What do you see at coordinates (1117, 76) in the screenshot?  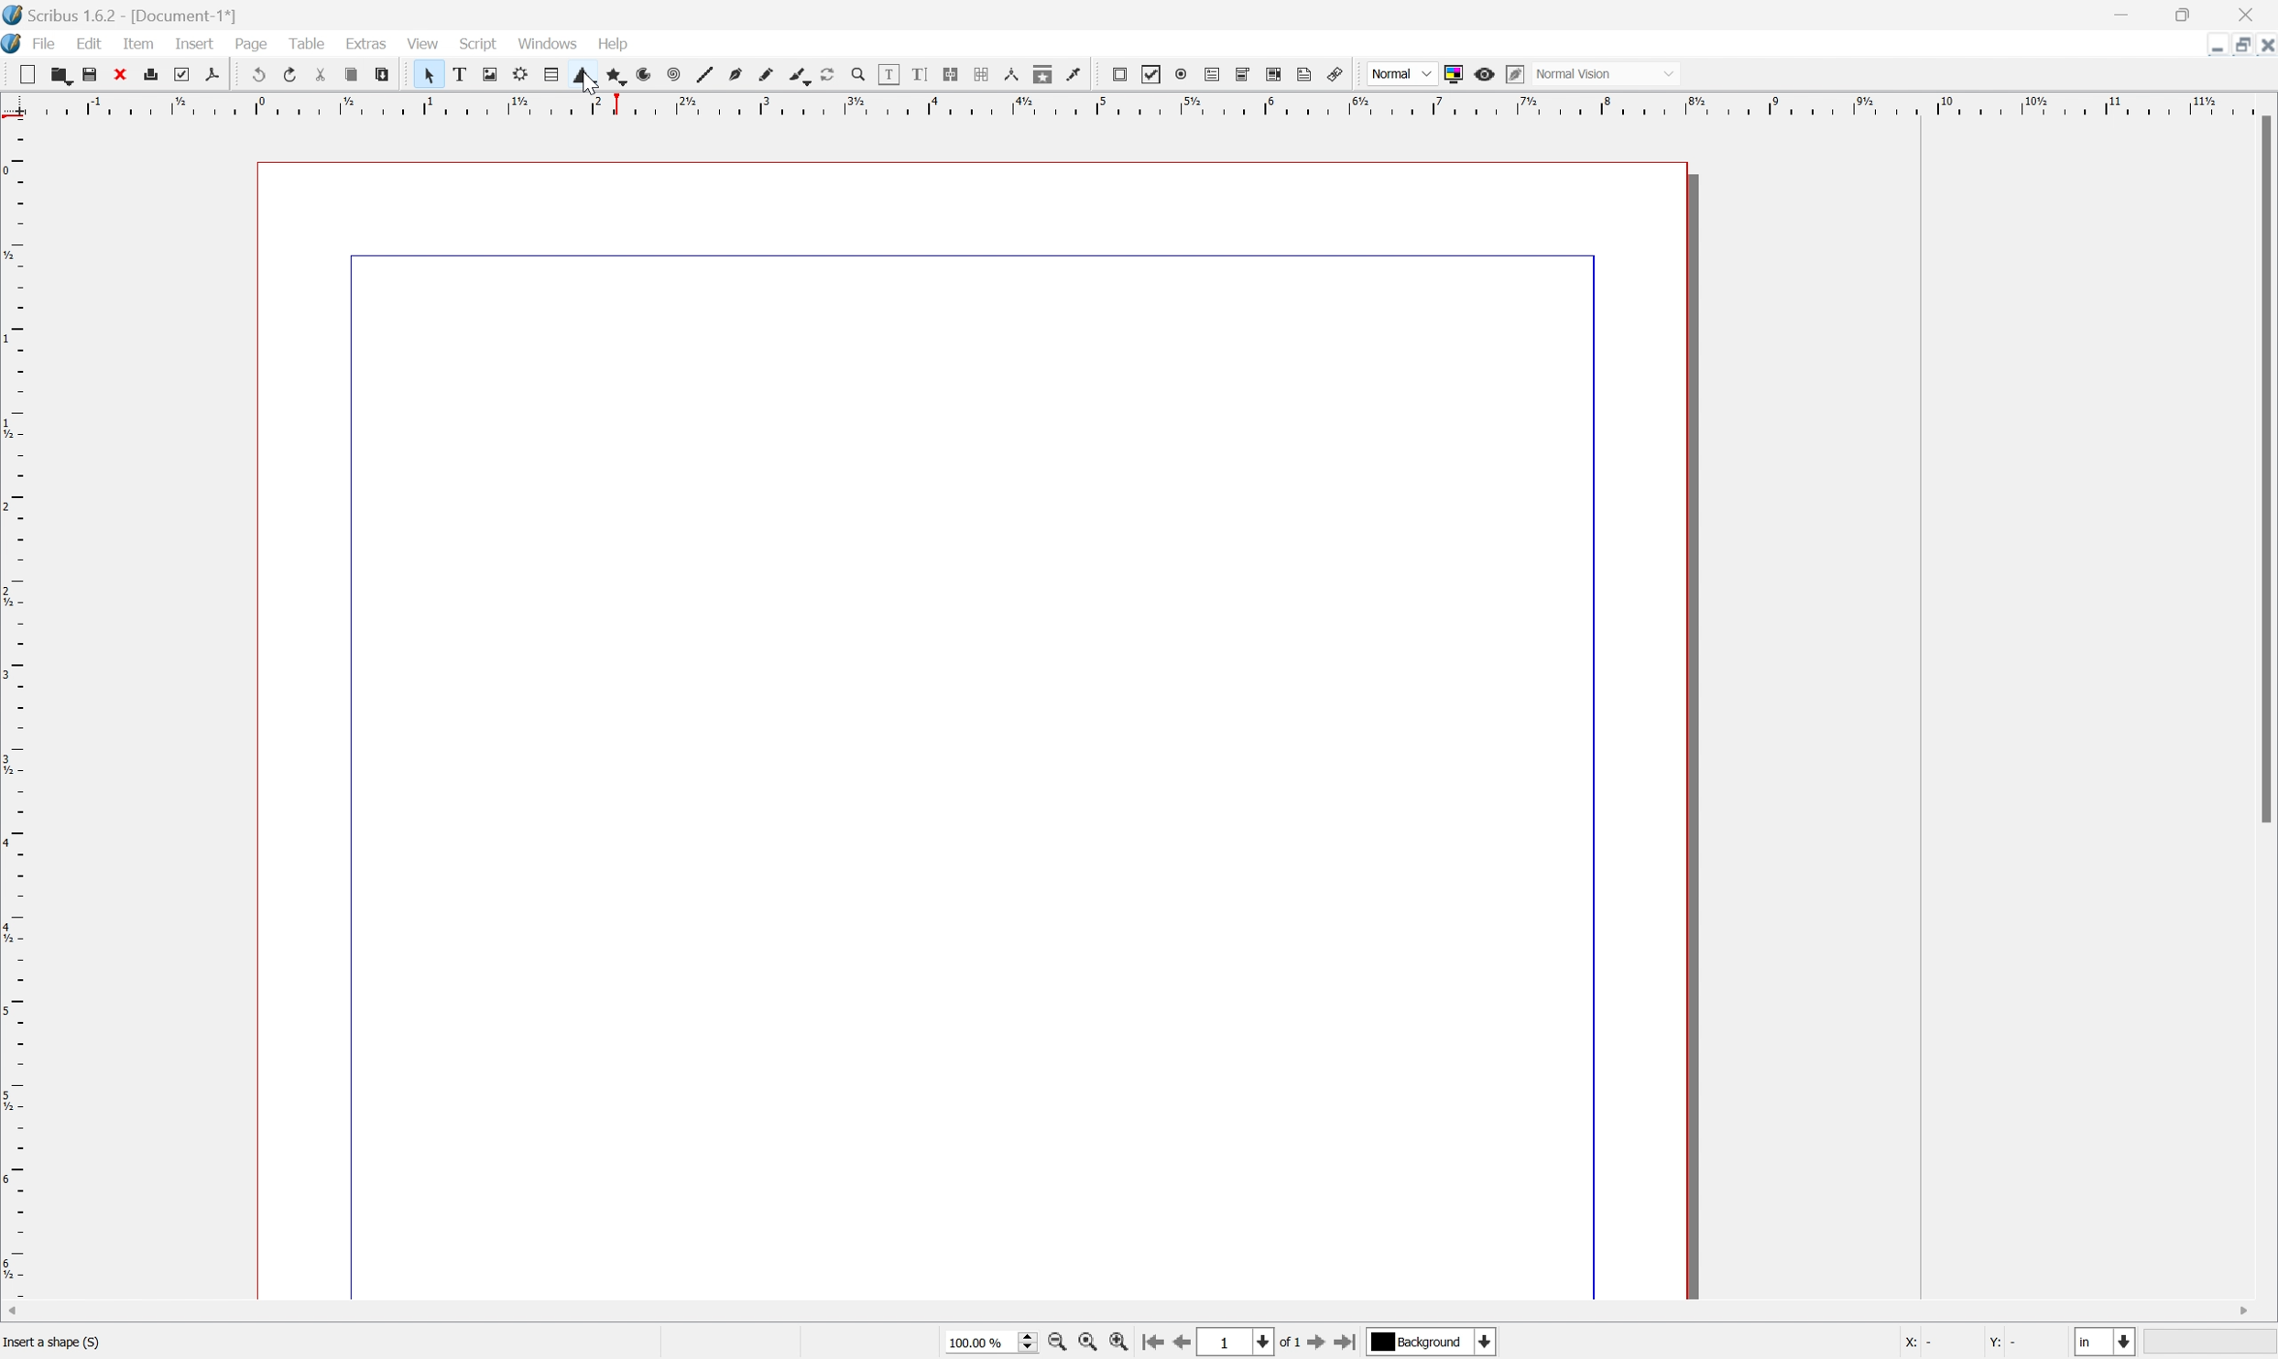 I see `PDF push button` at bounding box center [1117, 76].